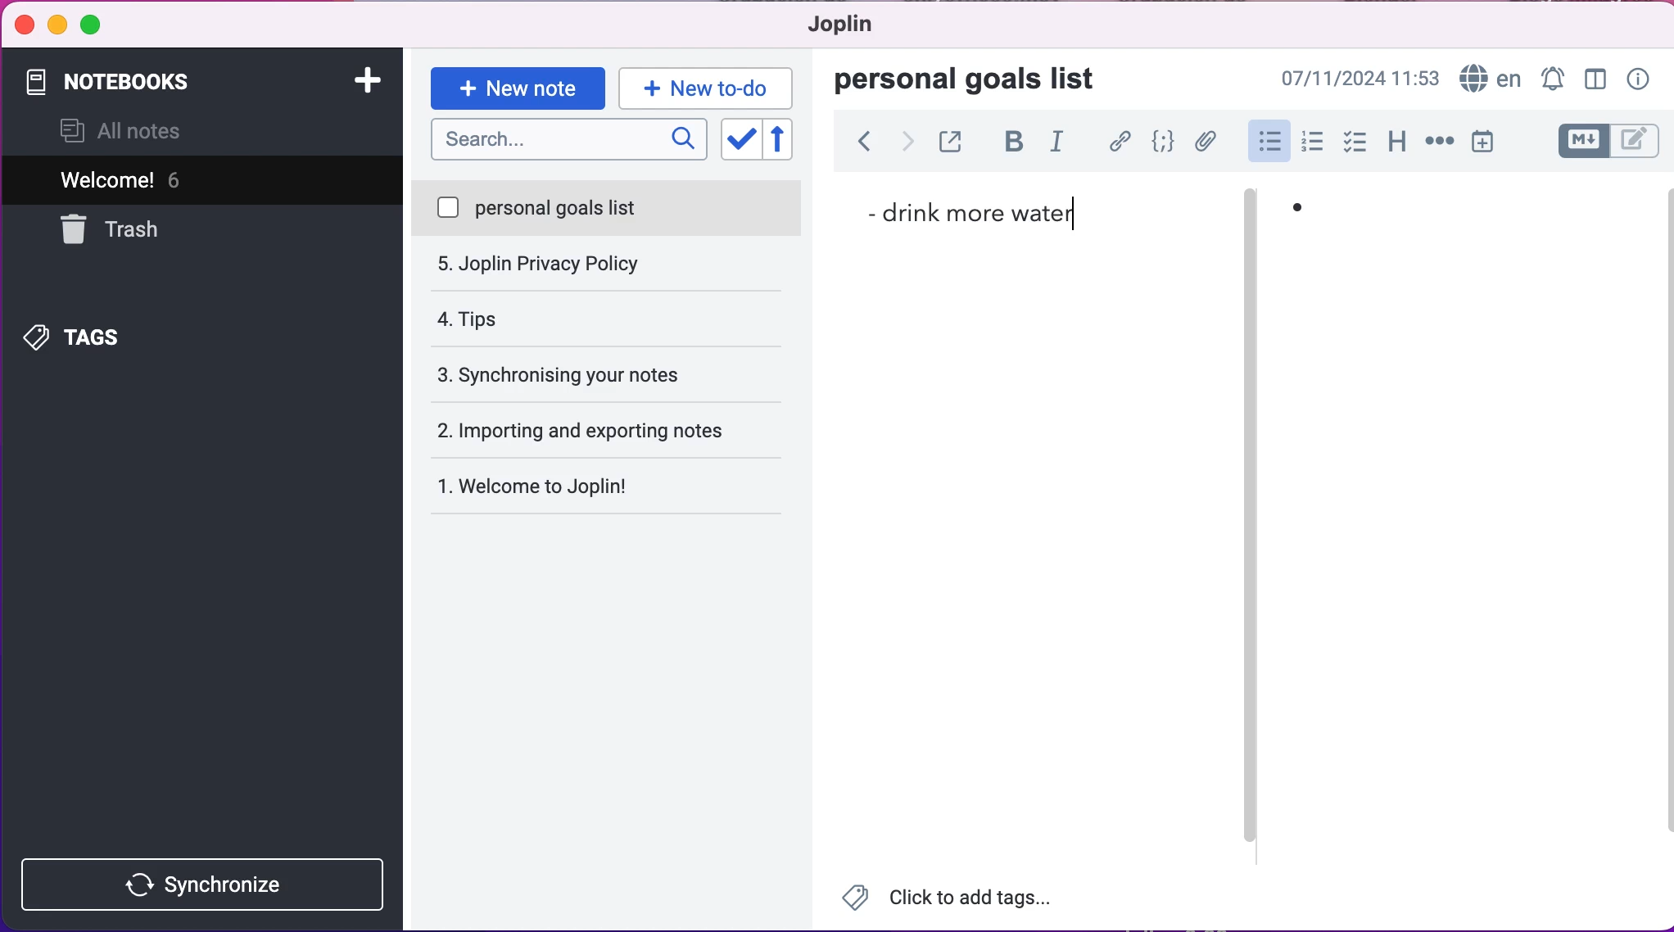 Image resolution: width=1674 pixels, height=932 pixels. I want to click on check box, so click(1355, 147).